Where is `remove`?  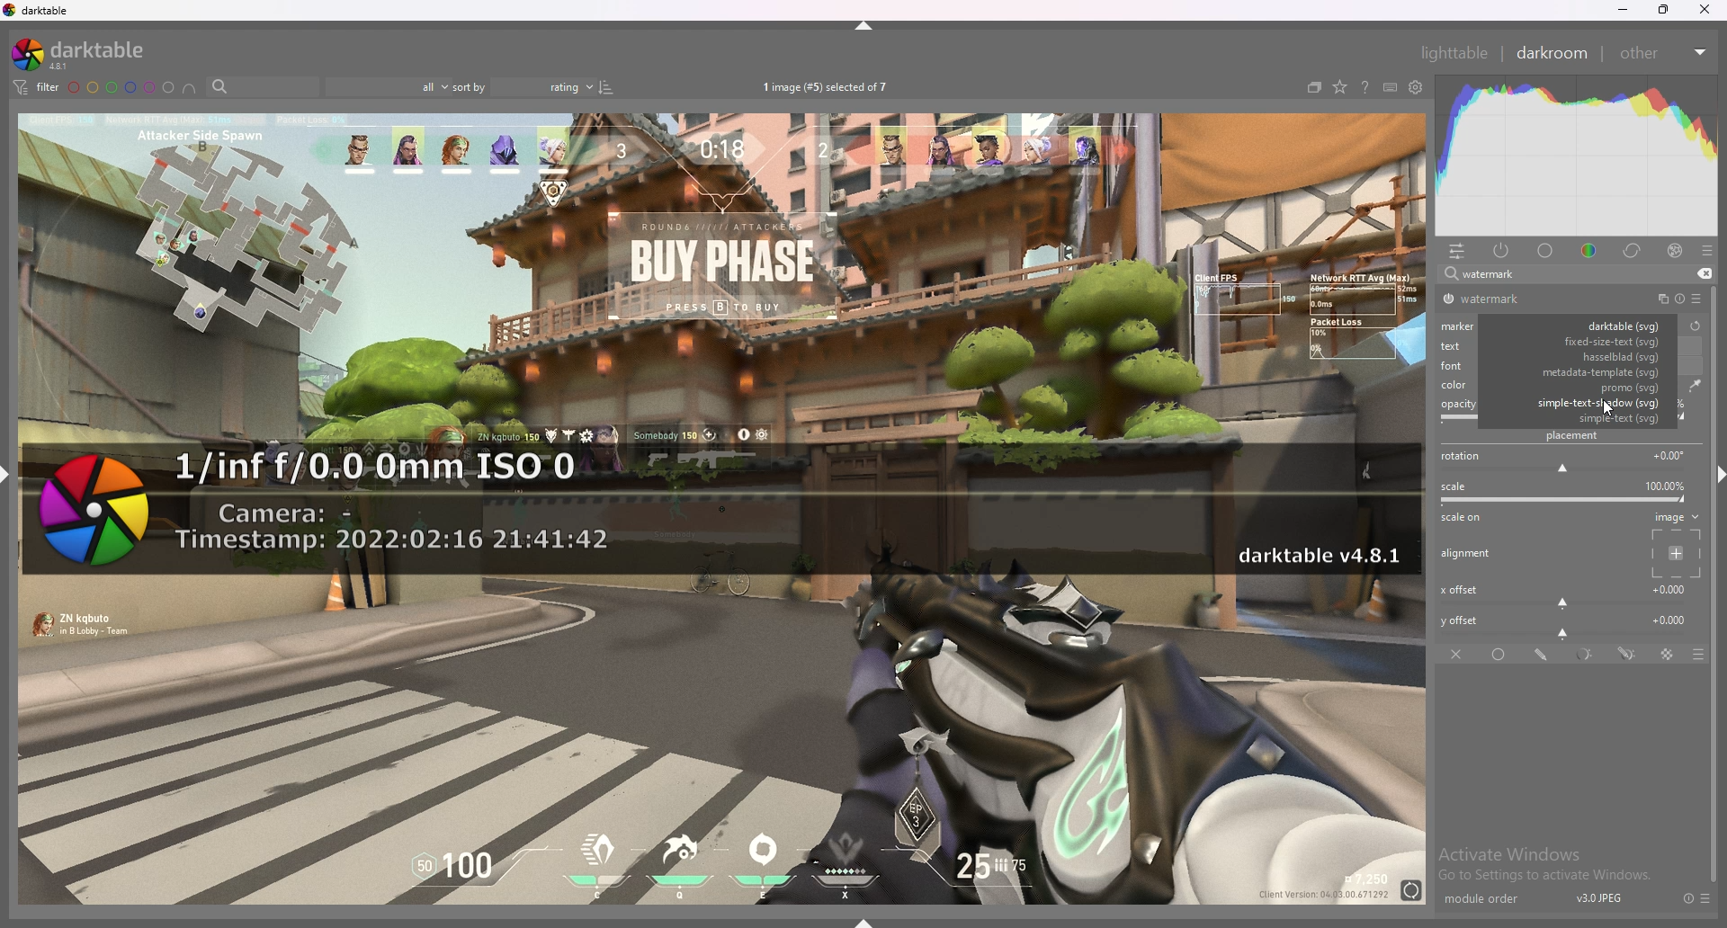
remove is located at coordinates (1702, 274).